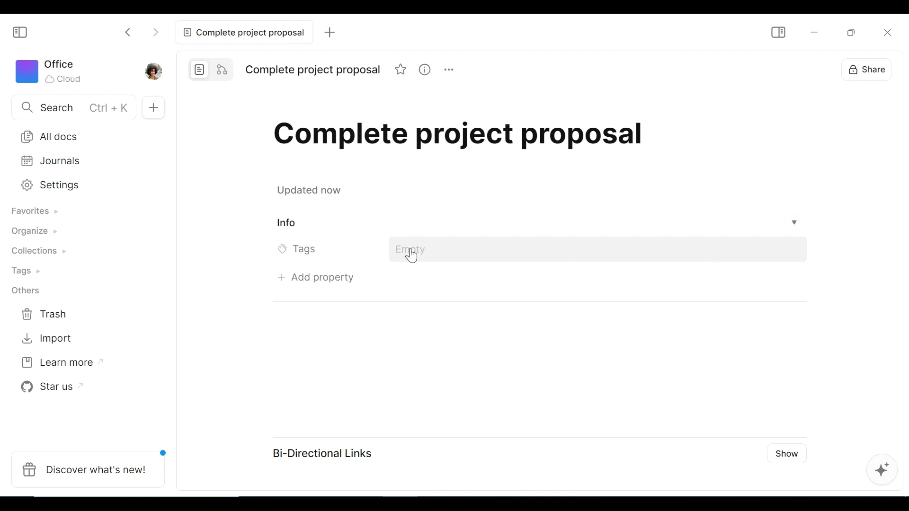 The image size is (909, 511). Describe the element at coordinates (52, 385) in the screenshot. I see `Star us` at that location.